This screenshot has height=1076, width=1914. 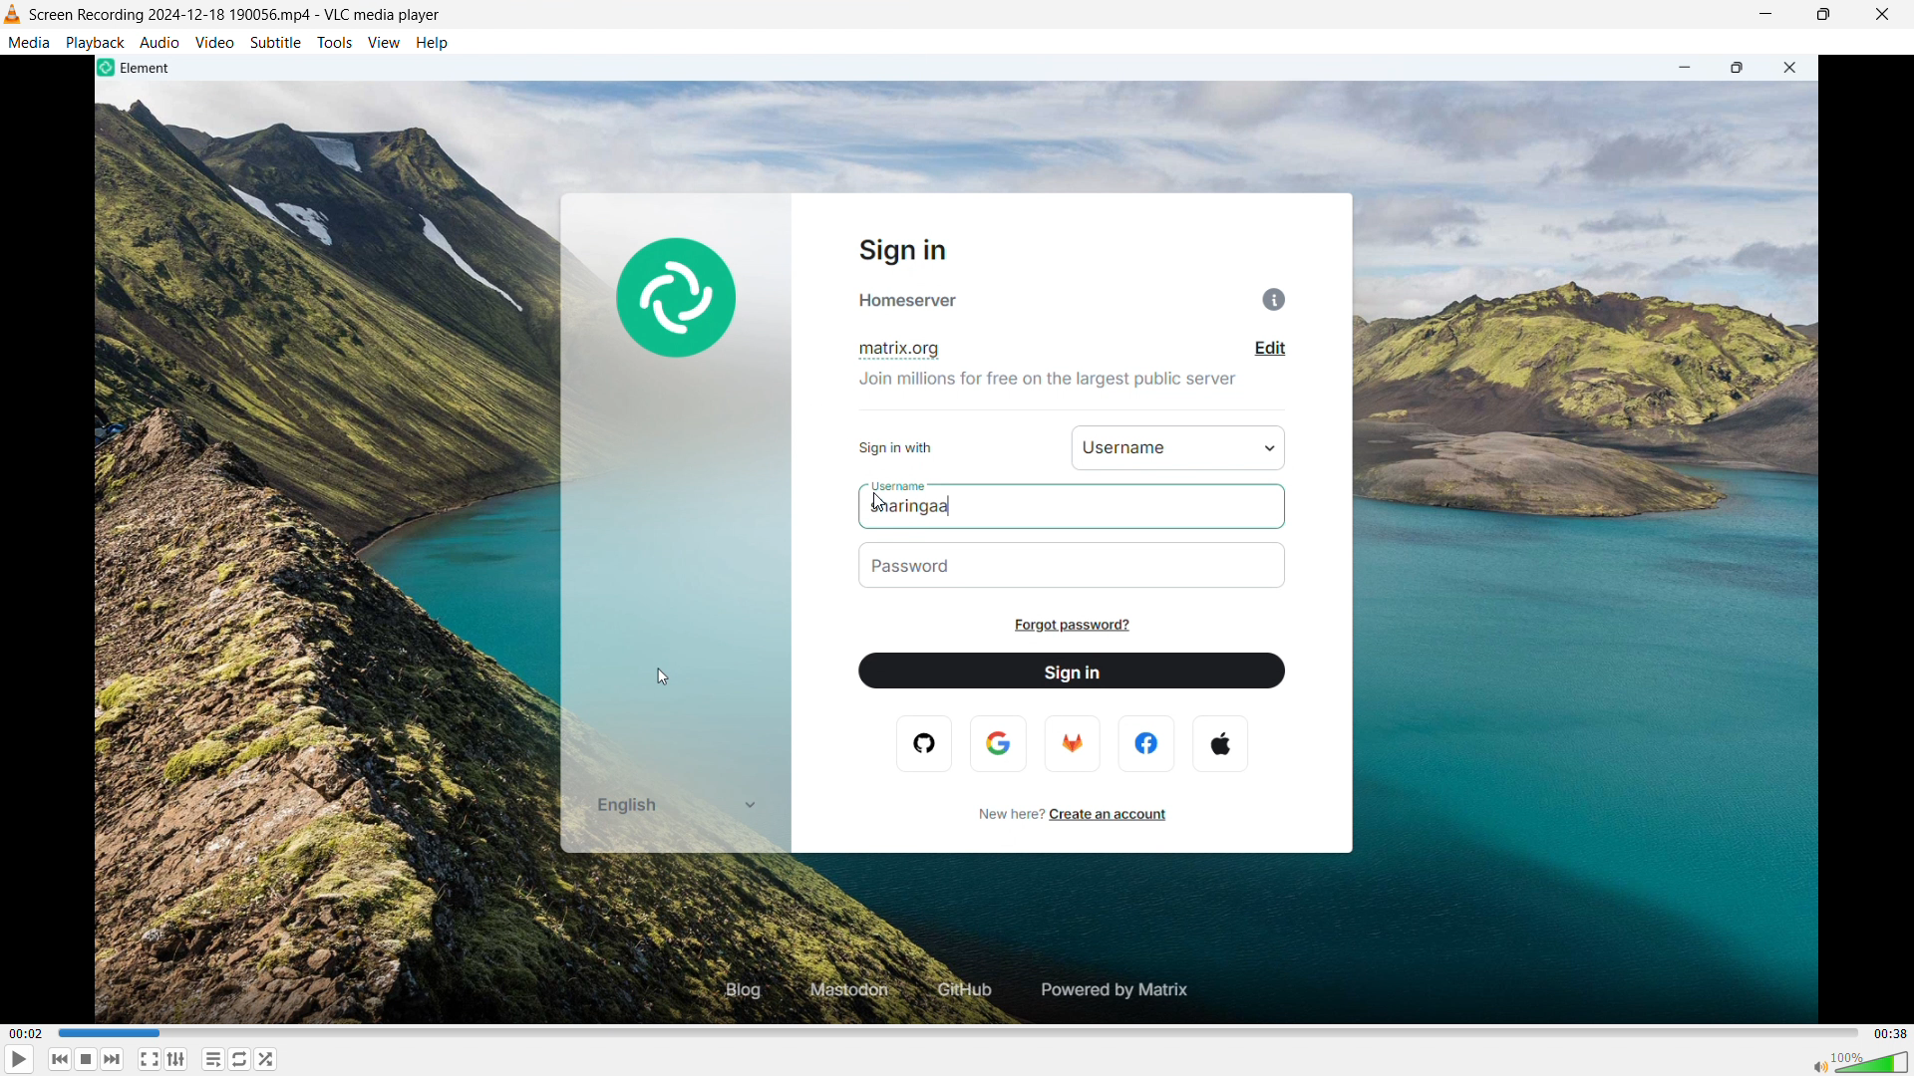 What do you see at coordinates (31, 43) in the screenshot?
I see `media` at bounding box center [31, 43].